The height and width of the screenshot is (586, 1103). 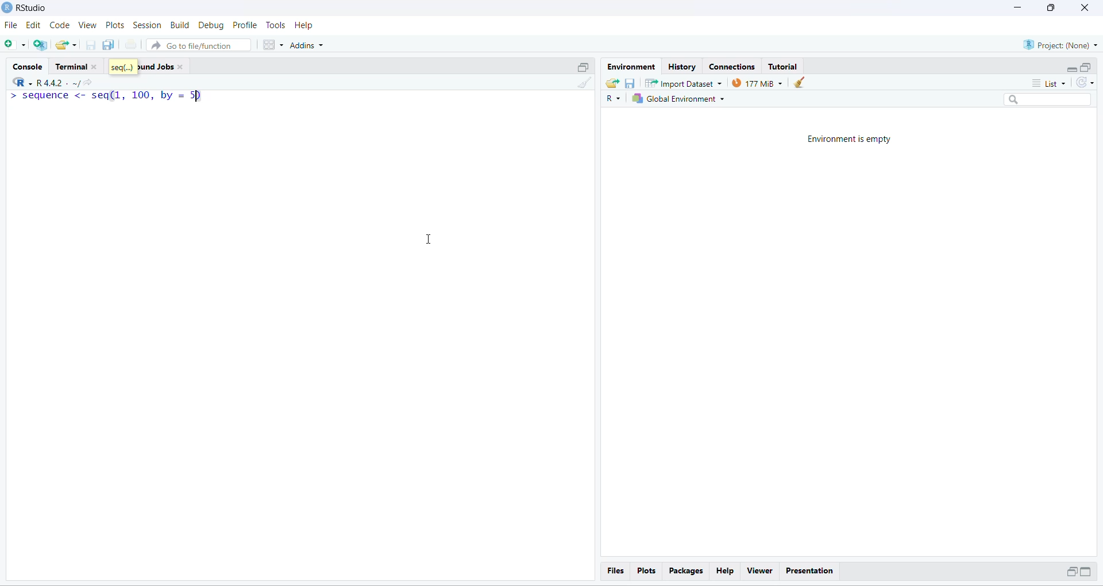 I want to click on session, so click(x=148, y=25).